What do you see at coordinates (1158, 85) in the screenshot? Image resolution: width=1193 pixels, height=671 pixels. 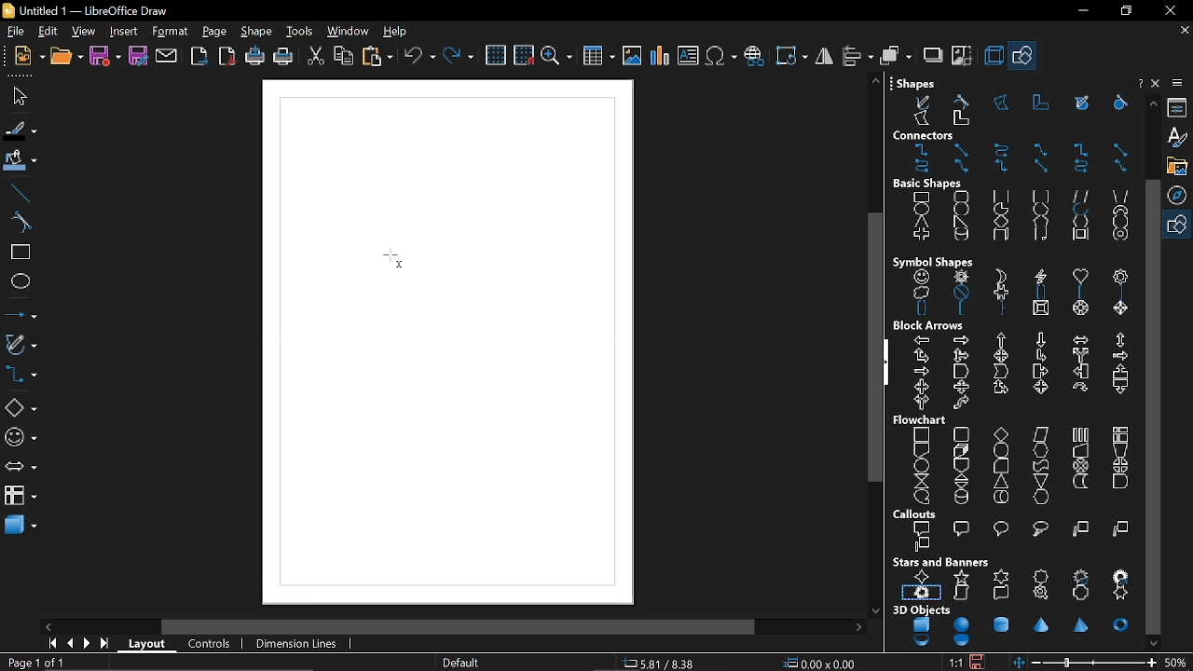 I see `Help` at bounding box center [1158, 85].